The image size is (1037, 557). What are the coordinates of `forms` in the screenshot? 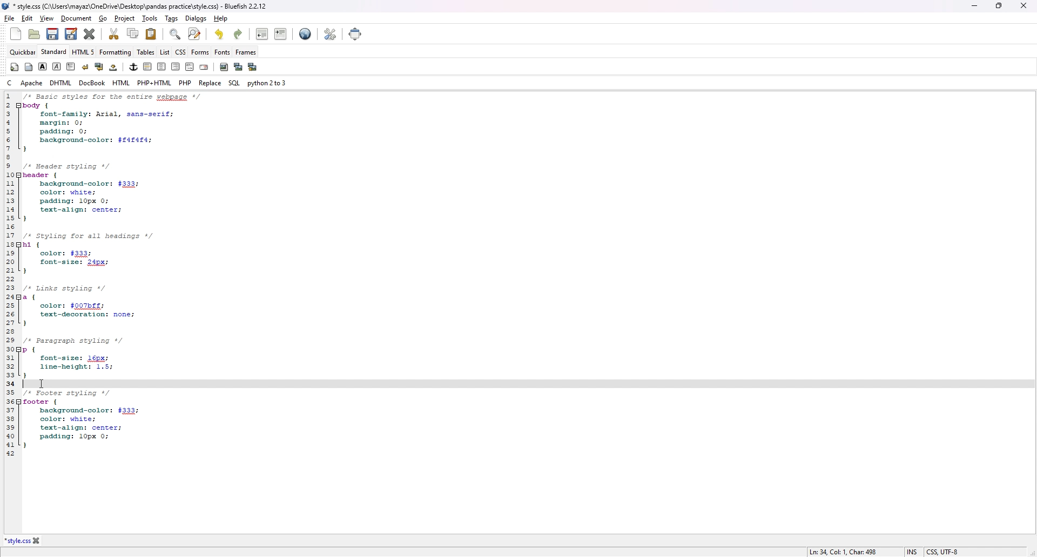 It's located at (200, 52).